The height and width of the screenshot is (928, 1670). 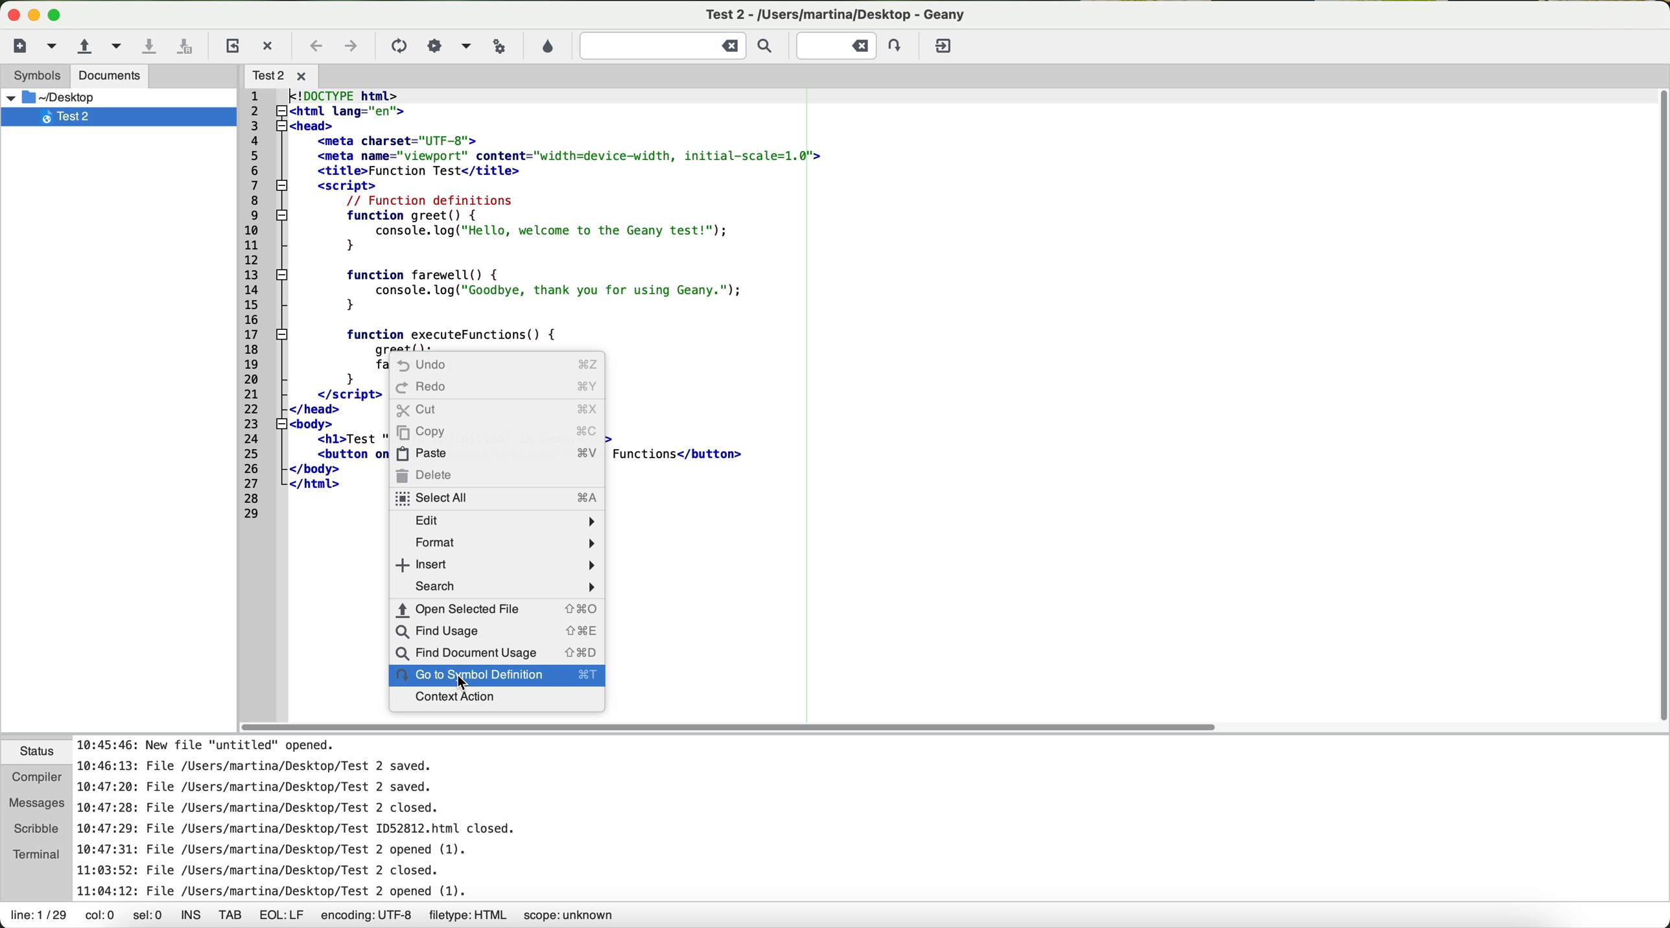 What do you see at coordinates (494, 498) in the screenshot?
I see `select all` at bounding box center [494, 498].